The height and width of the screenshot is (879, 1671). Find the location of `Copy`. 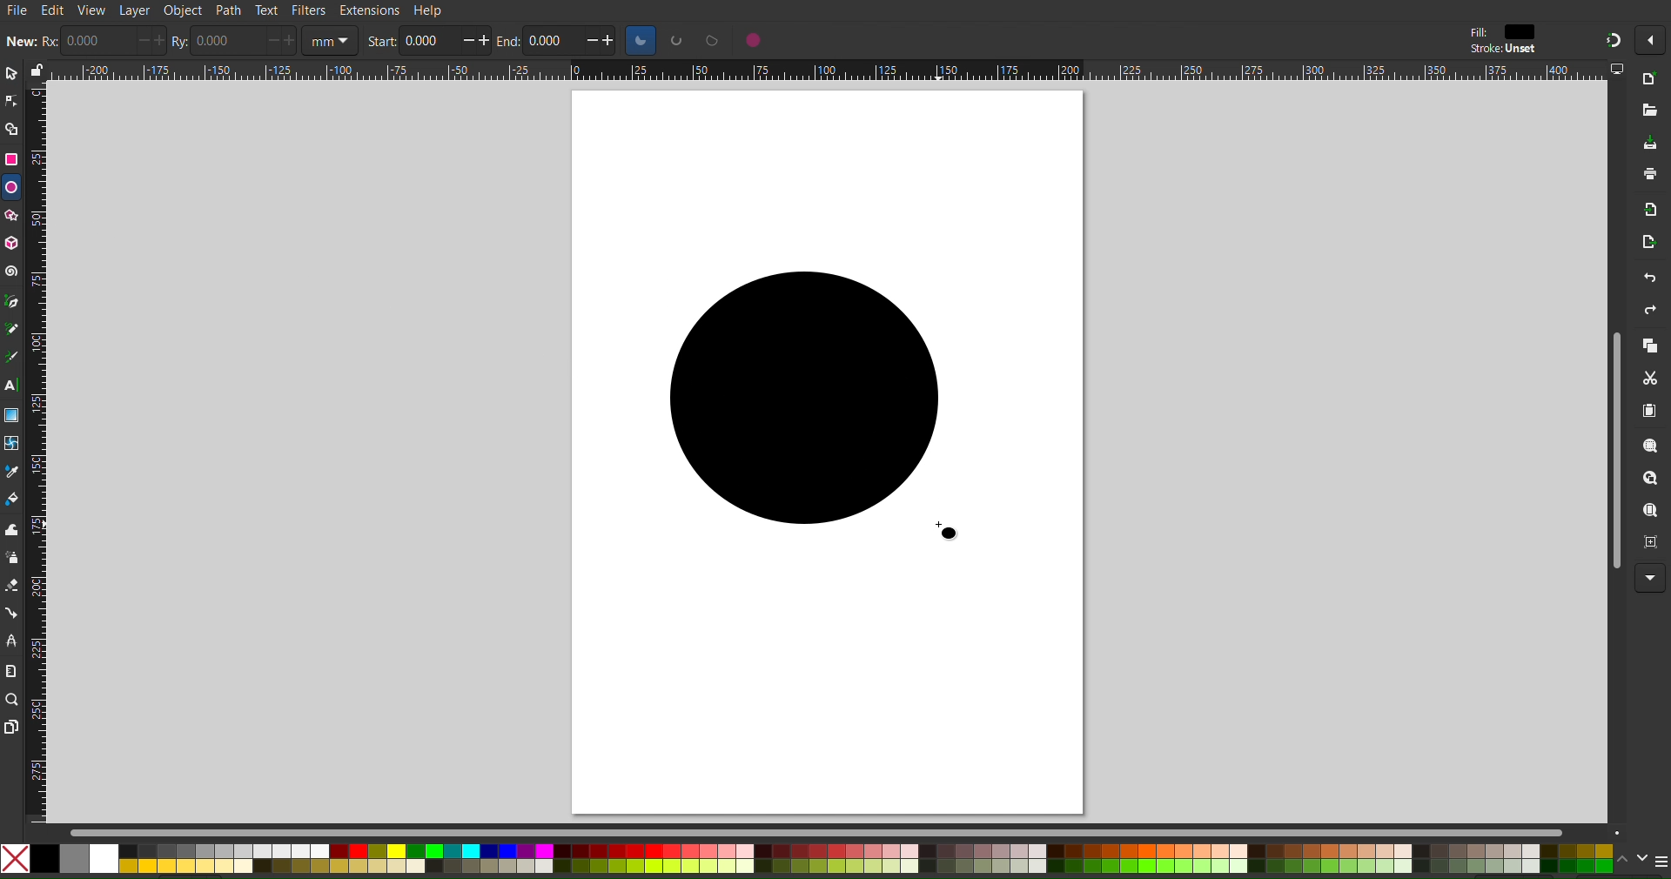

Copy is located at coordinates (1650, 346).